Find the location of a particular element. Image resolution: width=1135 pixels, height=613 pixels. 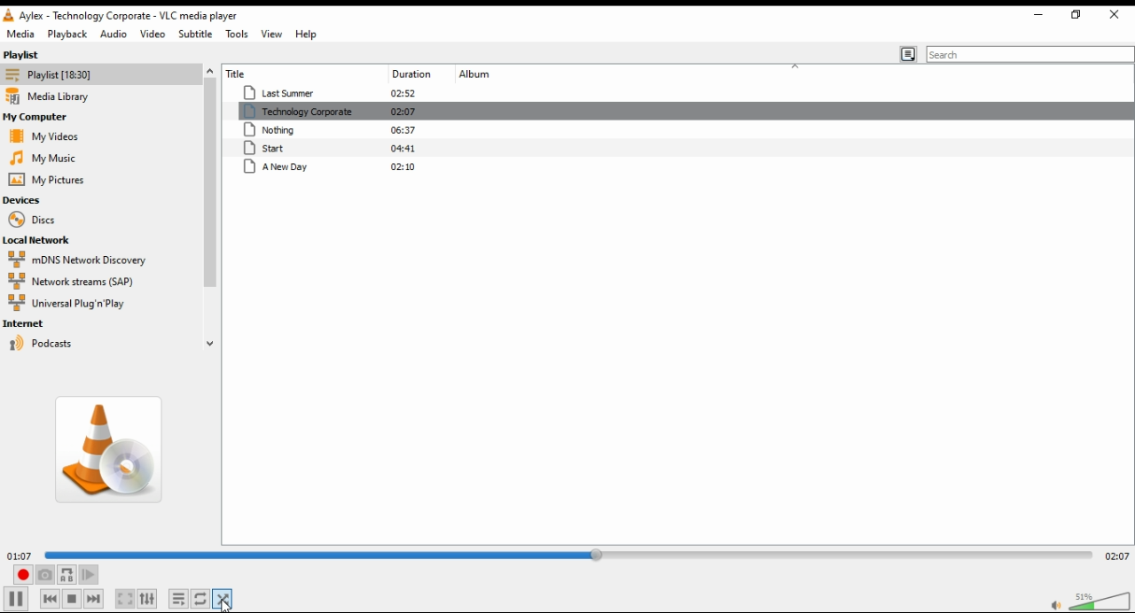

my music is located at coordinates (44, 156).